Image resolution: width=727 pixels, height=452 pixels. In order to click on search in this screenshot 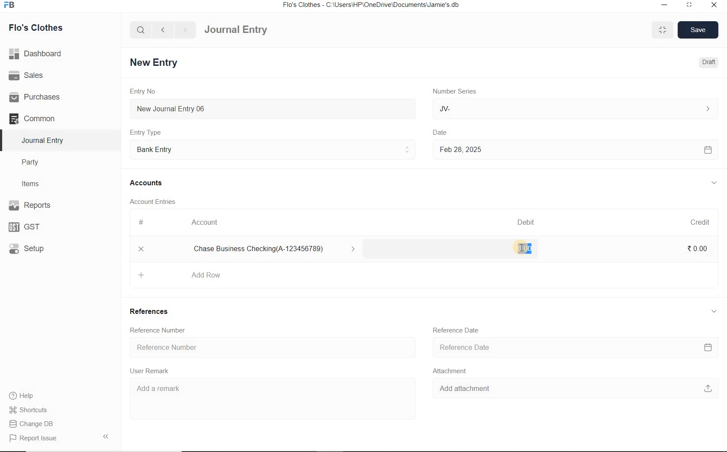, I will do `click(141, 30)`.